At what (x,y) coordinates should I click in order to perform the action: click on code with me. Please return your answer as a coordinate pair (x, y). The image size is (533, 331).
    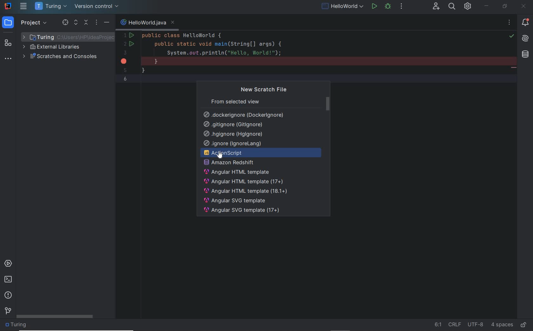
    Looking at the image, I should click on (436, 6).